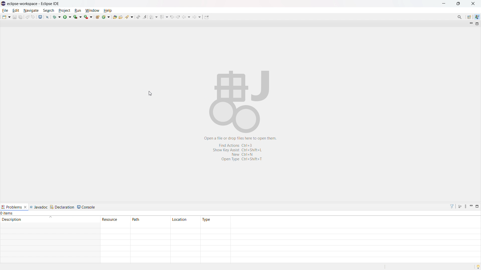  What do you see at coordinates (86, 207) in the screenshot?
I see `console` at bounding box center [86, 207].